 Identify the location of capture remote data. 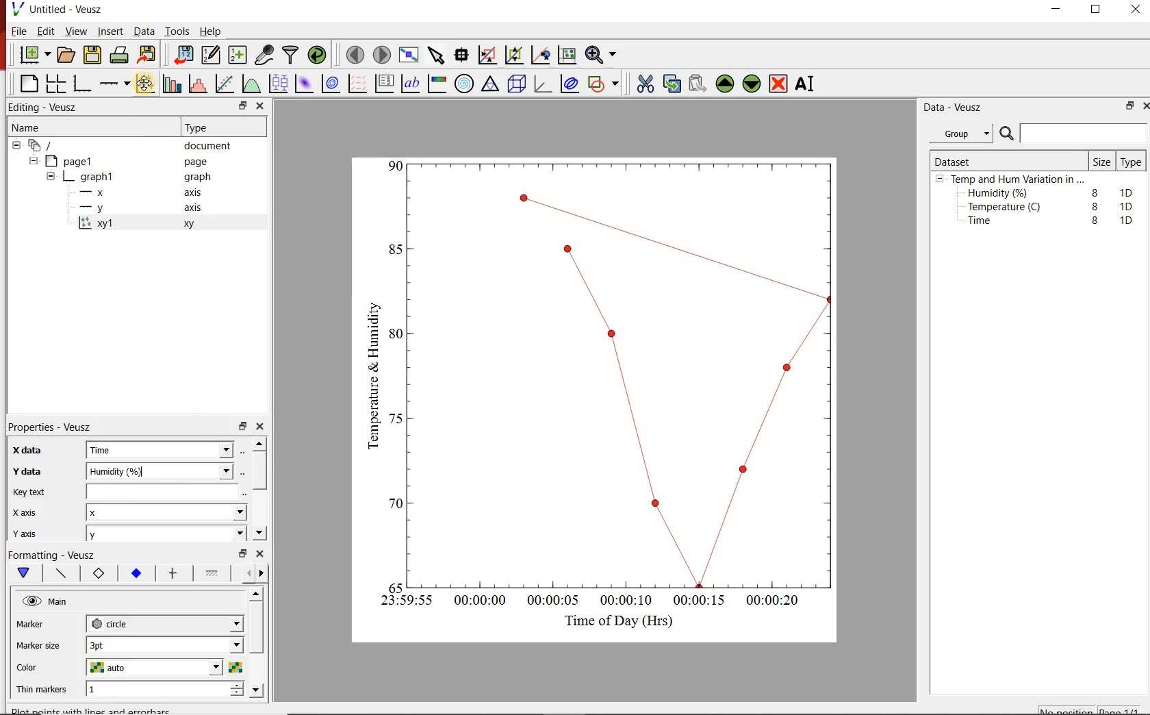
(264, 53).